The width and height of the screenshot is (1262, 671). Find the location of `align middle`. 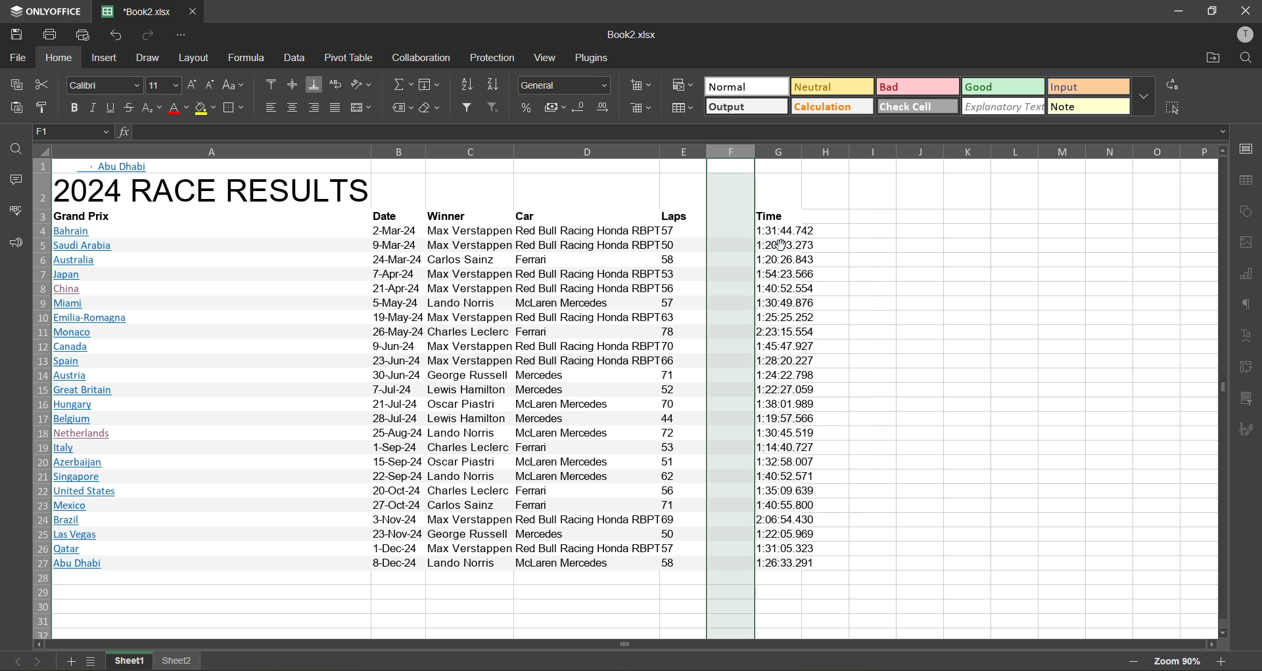

align middle is located at coordinates (292, 83).